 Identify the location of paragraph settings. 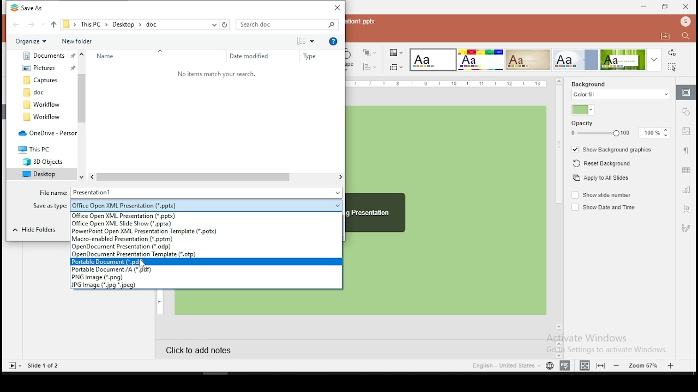
(687, 152).